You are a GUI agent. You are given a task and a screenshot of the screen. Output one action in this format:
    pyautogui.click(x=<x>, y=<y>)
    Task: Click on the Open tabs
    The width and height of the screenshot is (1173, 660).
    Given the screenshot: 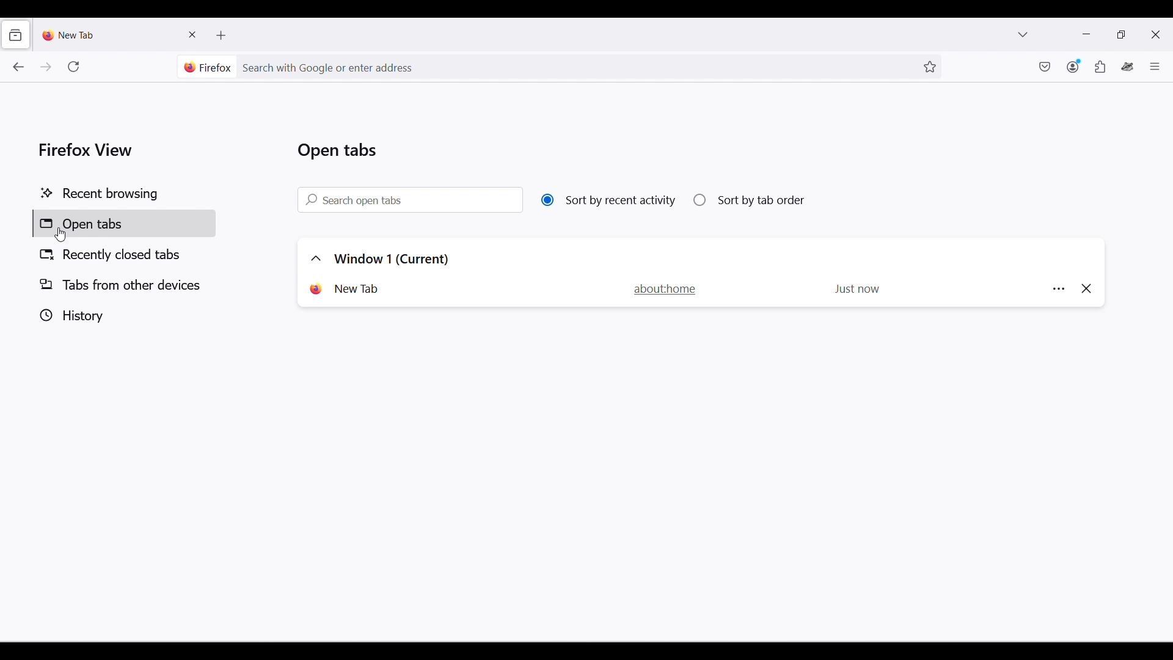 What is the action you would take?
    pyautogui.click(x=124, y=223)
    